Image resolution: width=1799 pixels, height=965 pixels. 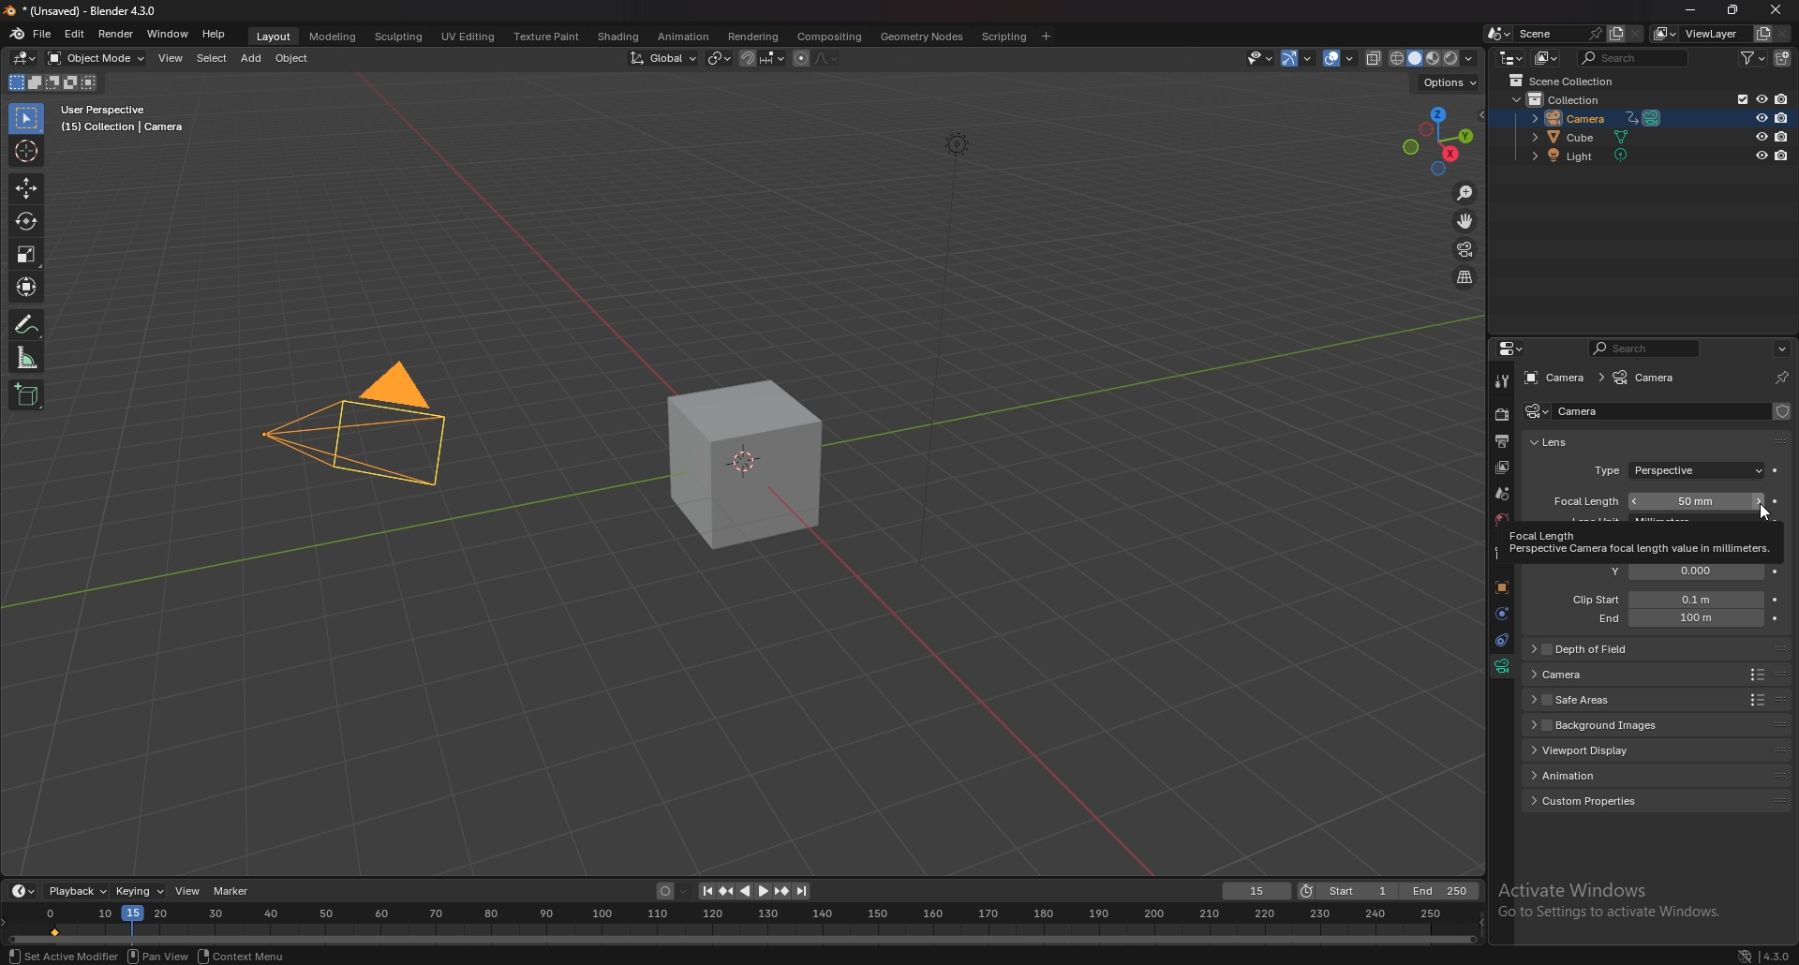 I want to click on clip start, so click(x=1662, y=599).